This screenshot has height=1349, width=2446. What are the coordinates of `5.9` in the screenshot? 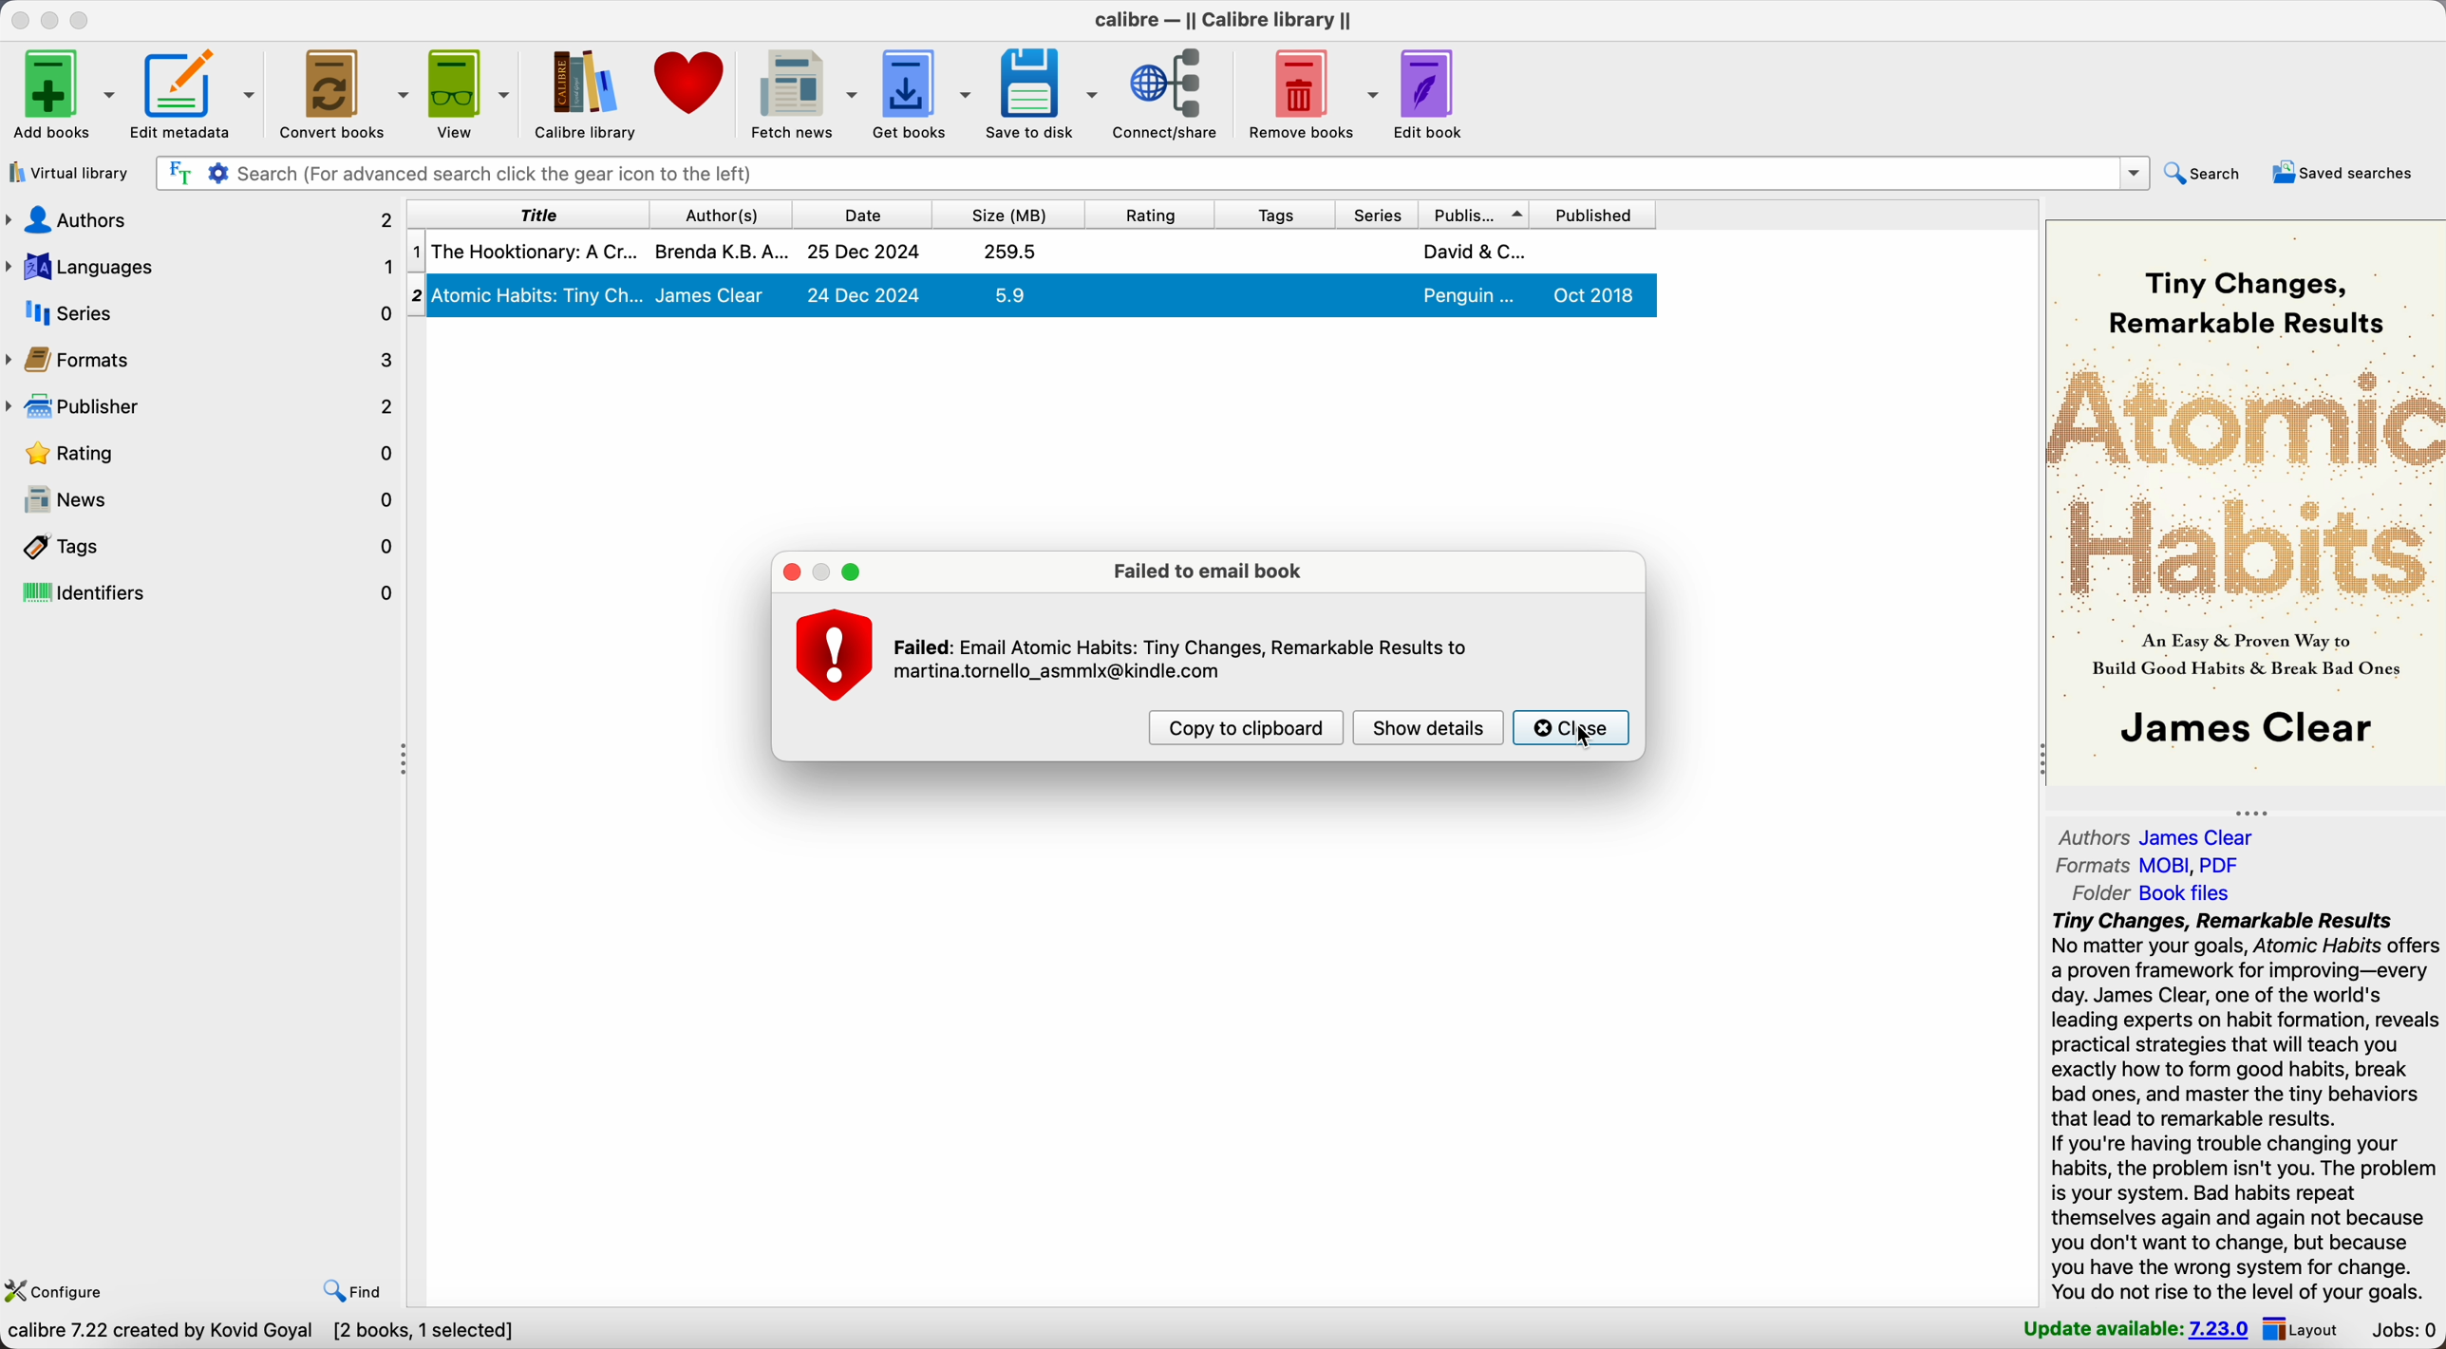 It's located at (1009, 294).